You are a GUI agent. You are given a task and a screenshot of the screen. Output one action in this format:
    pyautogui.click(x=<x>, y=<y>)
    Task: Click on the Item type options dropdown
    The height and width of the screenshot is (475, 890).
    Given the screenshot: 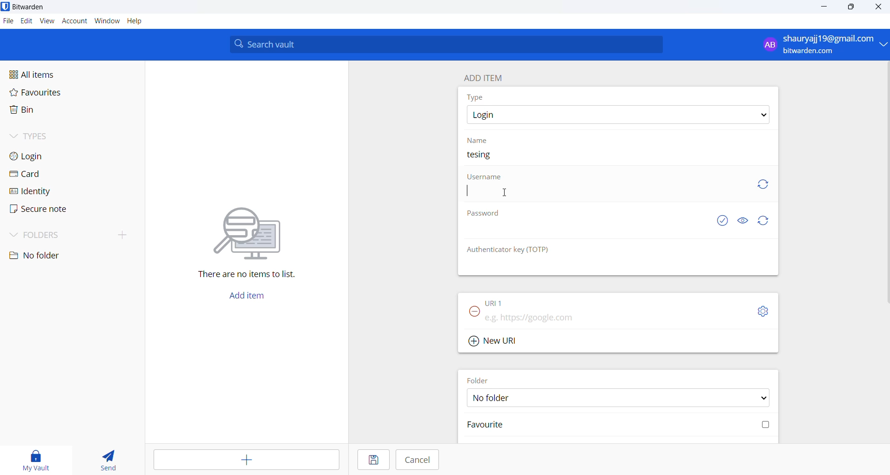 What is the action you would take?
    pyautogui.click(x=617, y=115)
    